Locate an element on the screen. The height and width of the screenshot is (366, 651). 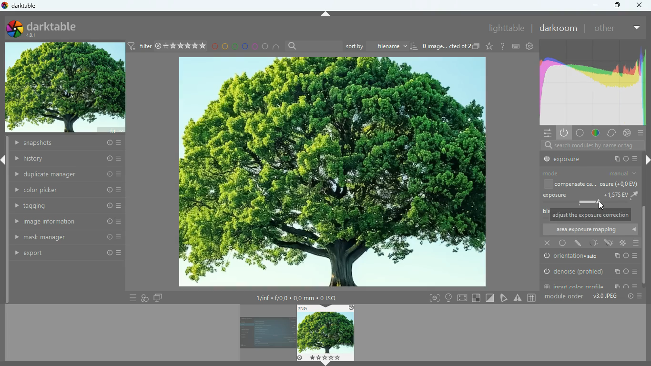
light is located at coordinates (594, 243).